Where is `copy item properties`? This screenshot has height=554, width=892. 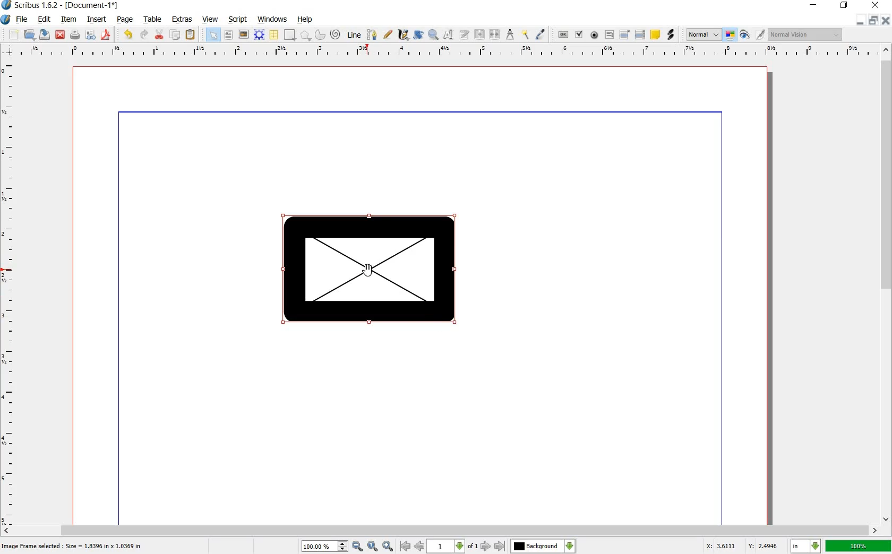
copy item properties is located at coordinates (525, 34).